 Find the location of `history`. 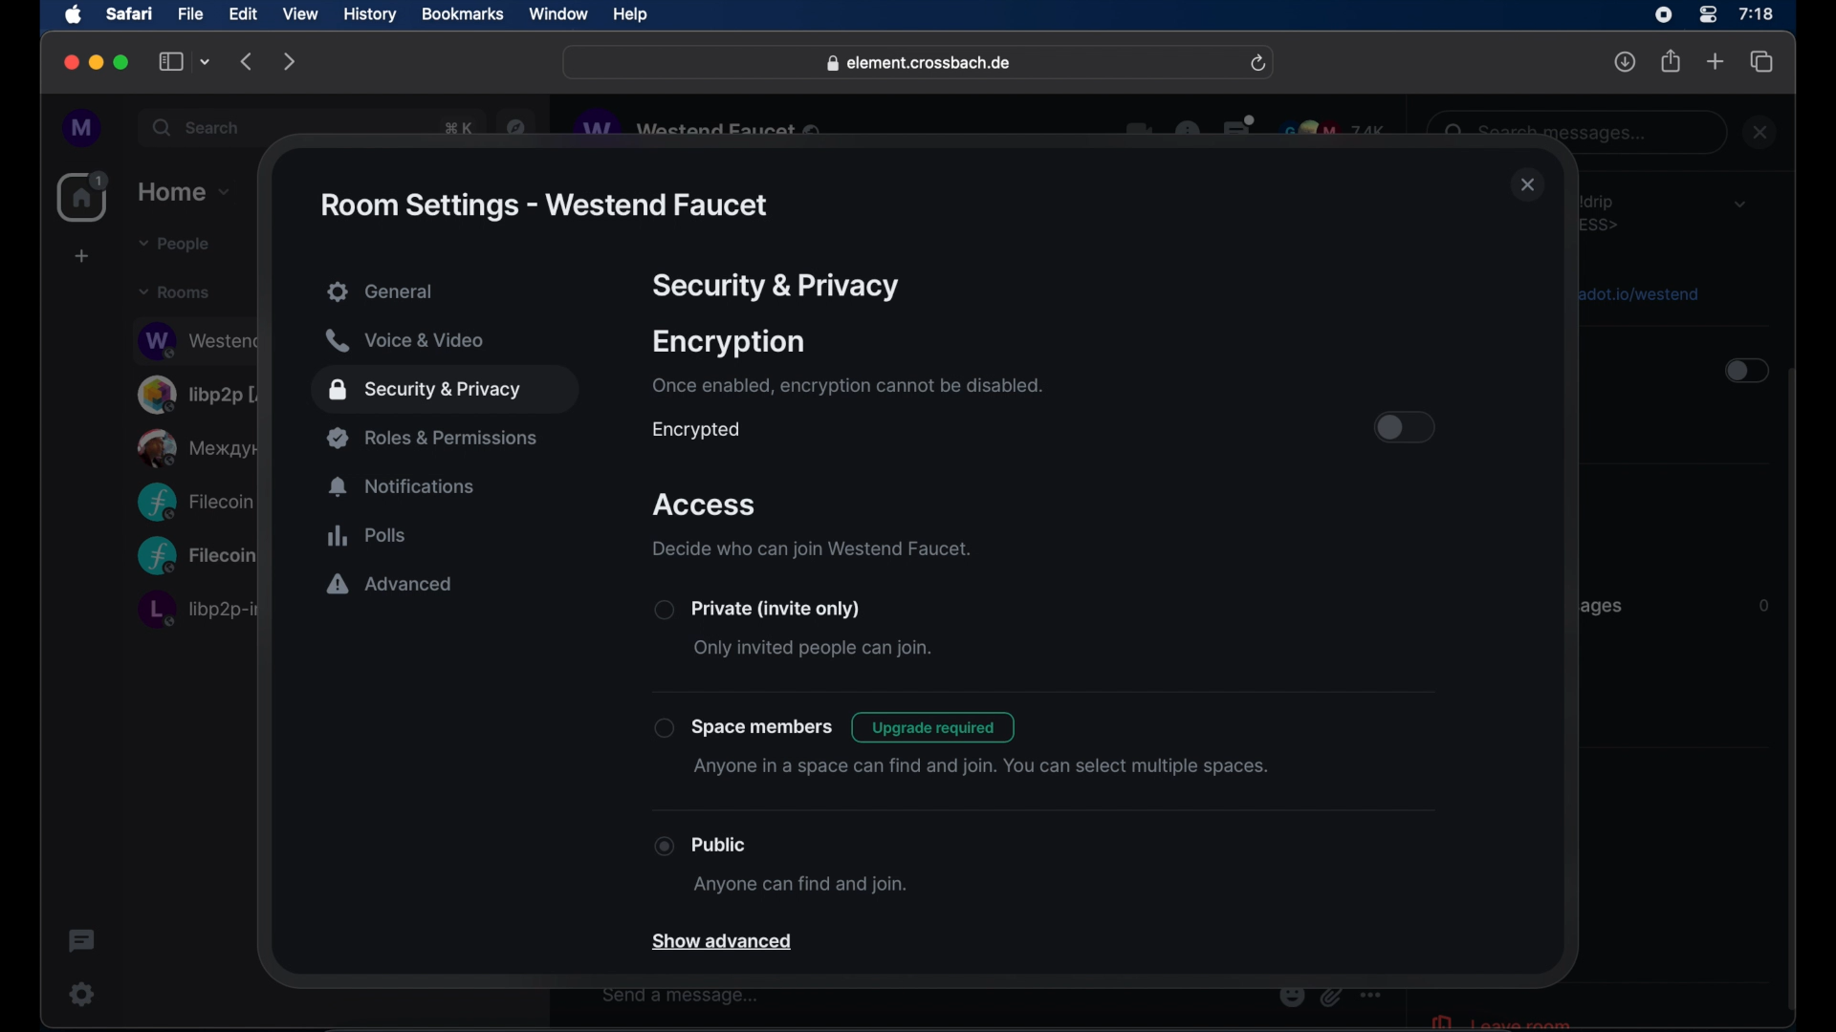

history is located at coordinates (370, 15).